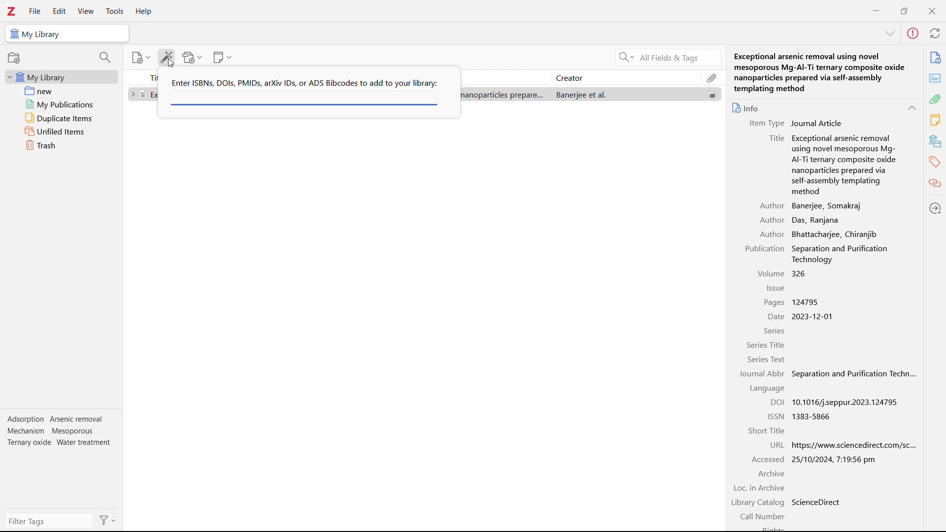  I want to click on Author, so click(772, 205).